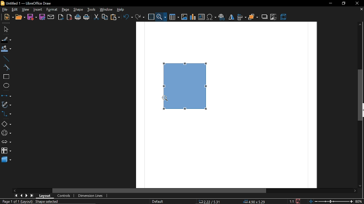 The image size is (364, 204). I want to click on arrange, so click(253, 17).